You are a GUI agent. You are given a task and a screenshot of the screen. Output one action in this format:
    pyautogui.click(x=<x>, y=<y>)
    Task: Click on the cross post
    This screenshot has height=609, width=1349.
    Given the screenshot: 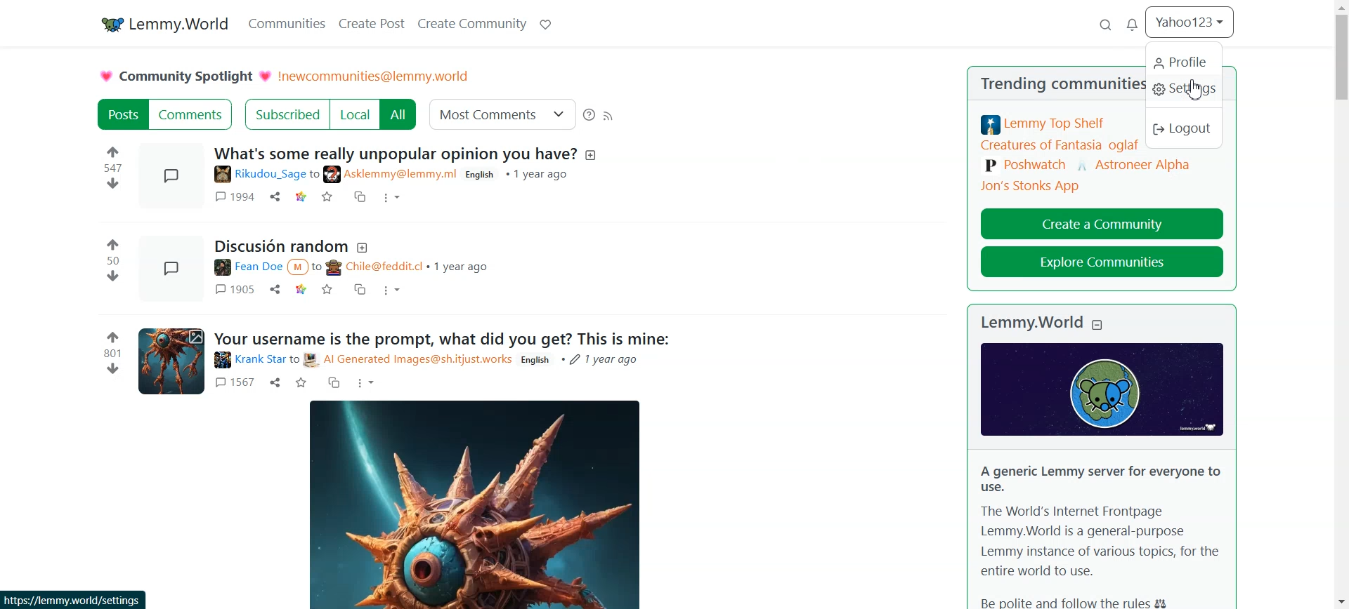 What is the action you would take?
    pyautogui.click(x=361, y=290)
    